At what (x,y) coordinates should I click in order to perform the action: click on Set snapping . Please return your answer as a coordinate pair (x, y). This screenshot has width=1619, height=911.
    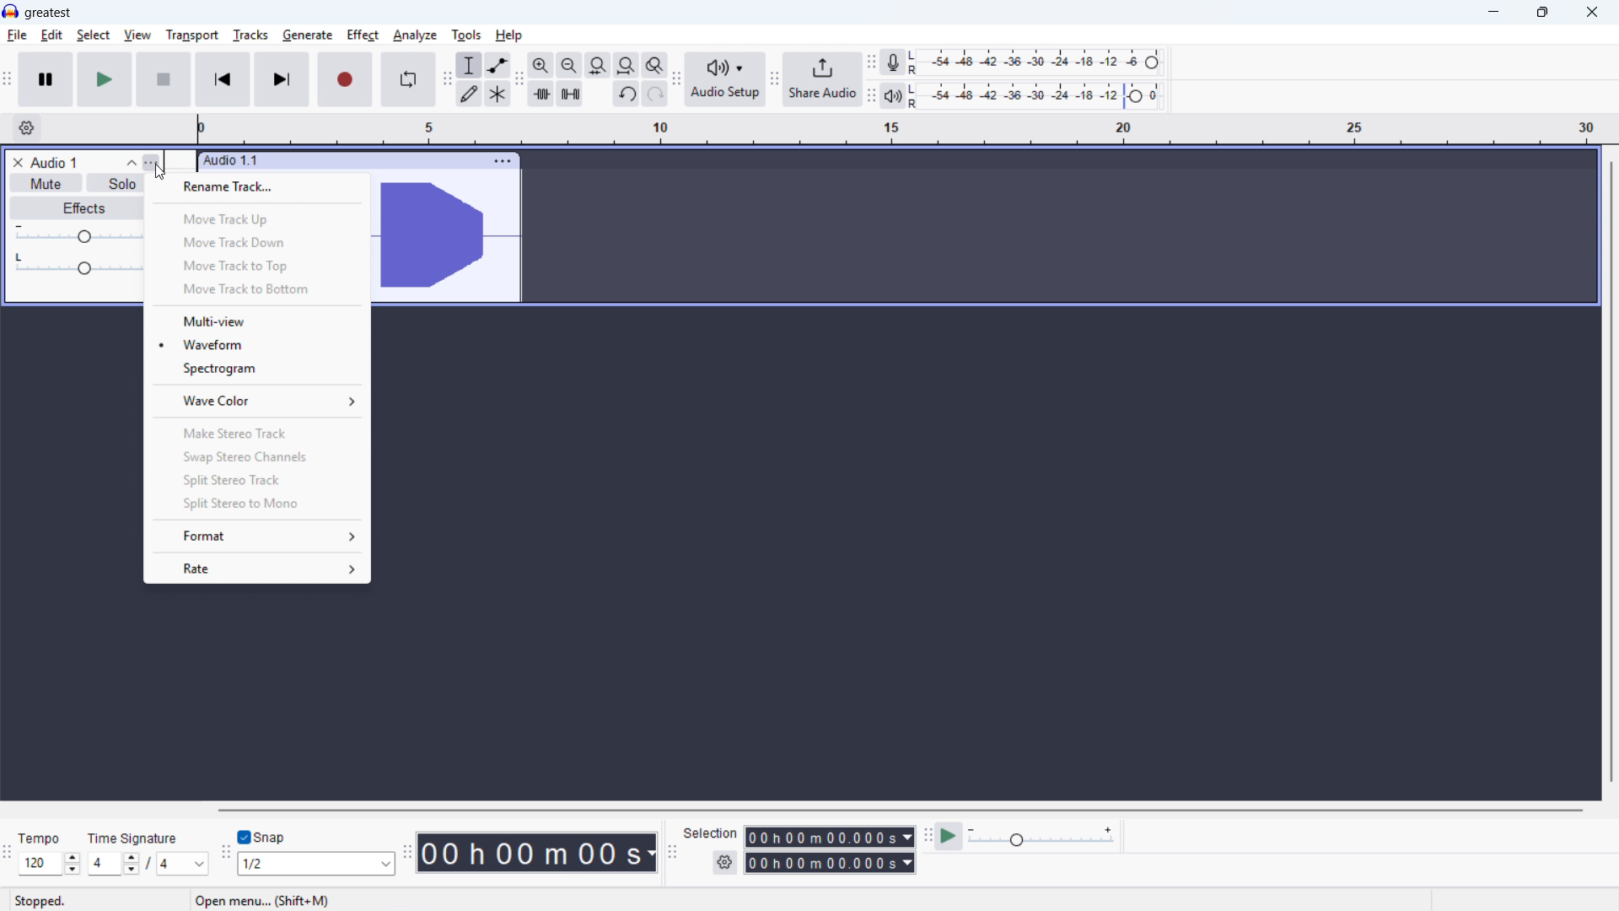
    Looking at the image, I should click on (315, 863).